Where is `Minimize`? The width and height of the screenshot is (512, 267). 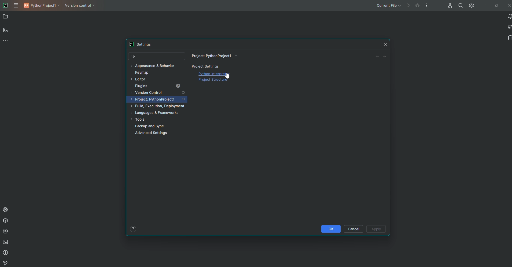 Minimize is located at coordinates (483, 6).